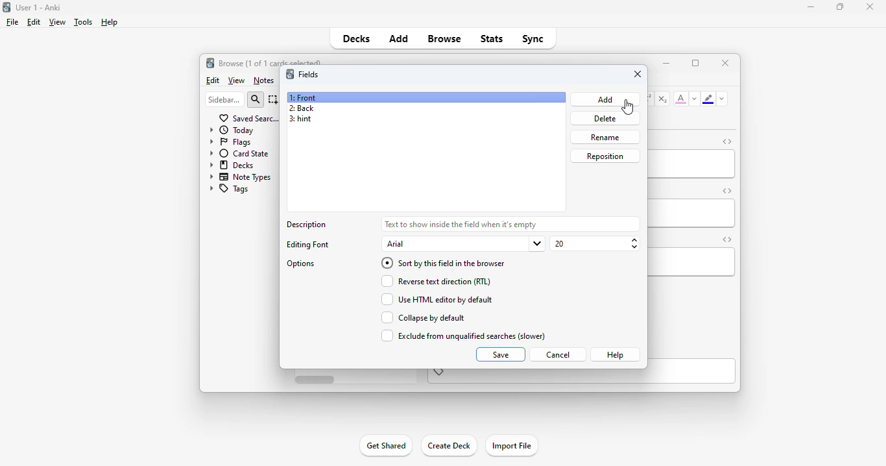  Describe the element at coordinates (462, 336) in the screenshot. I see `exclude from unqualified searches (slower)` at that location.